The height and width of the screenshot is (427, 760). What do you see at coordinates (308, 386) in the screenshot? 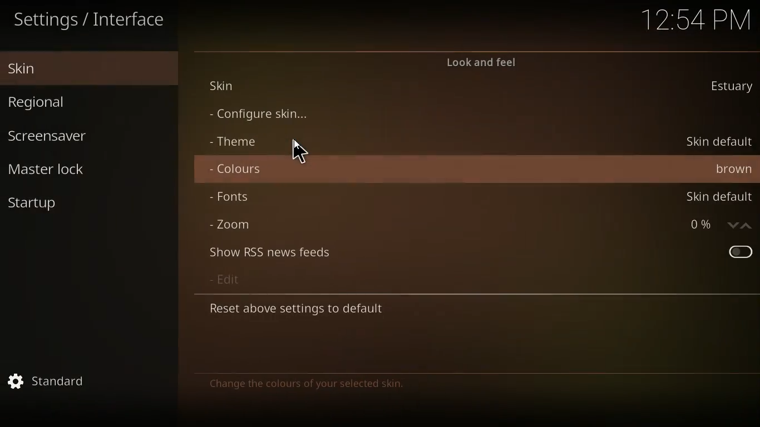
I see `Change the colours of your selected skin.` at bounding box center [308, 386].